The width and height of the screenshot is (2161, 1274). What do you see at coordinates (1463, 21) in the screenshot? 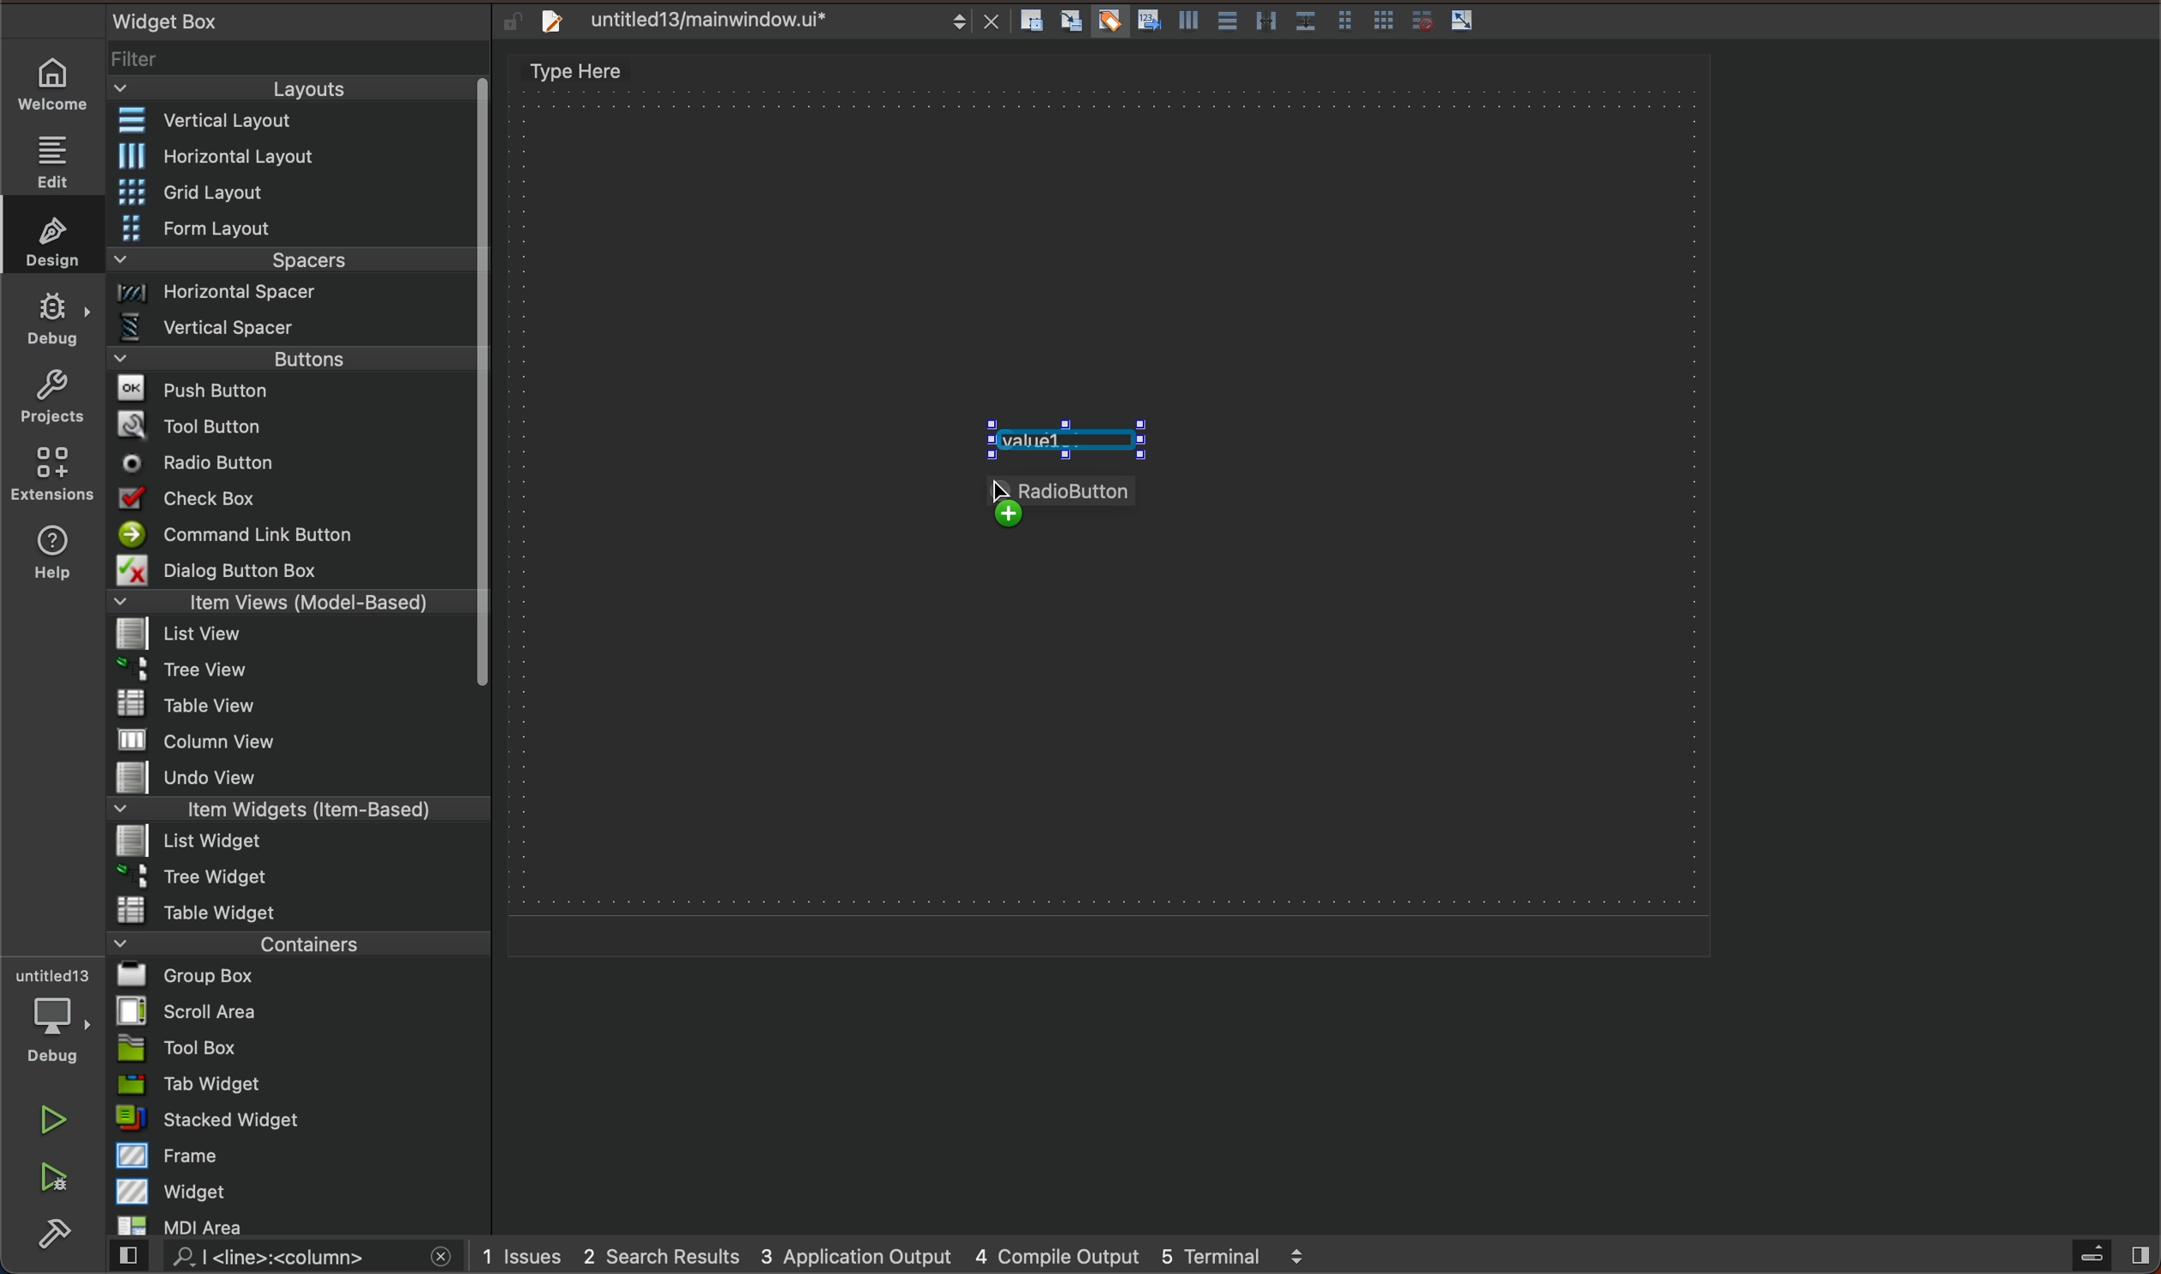
I see `` at bounding box center [1463, 21].